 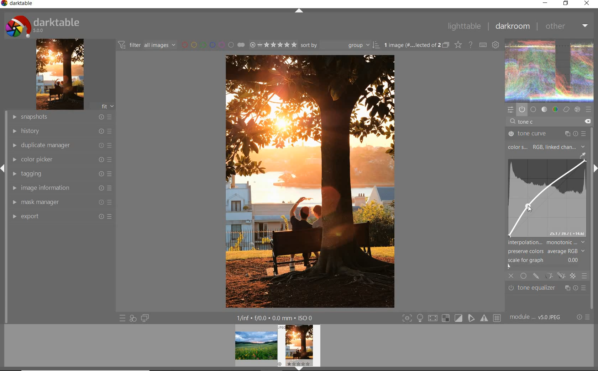 What do you see at coordinates (60, 74) in the screenshot?
I see `image` at bounding box center [60, 74].